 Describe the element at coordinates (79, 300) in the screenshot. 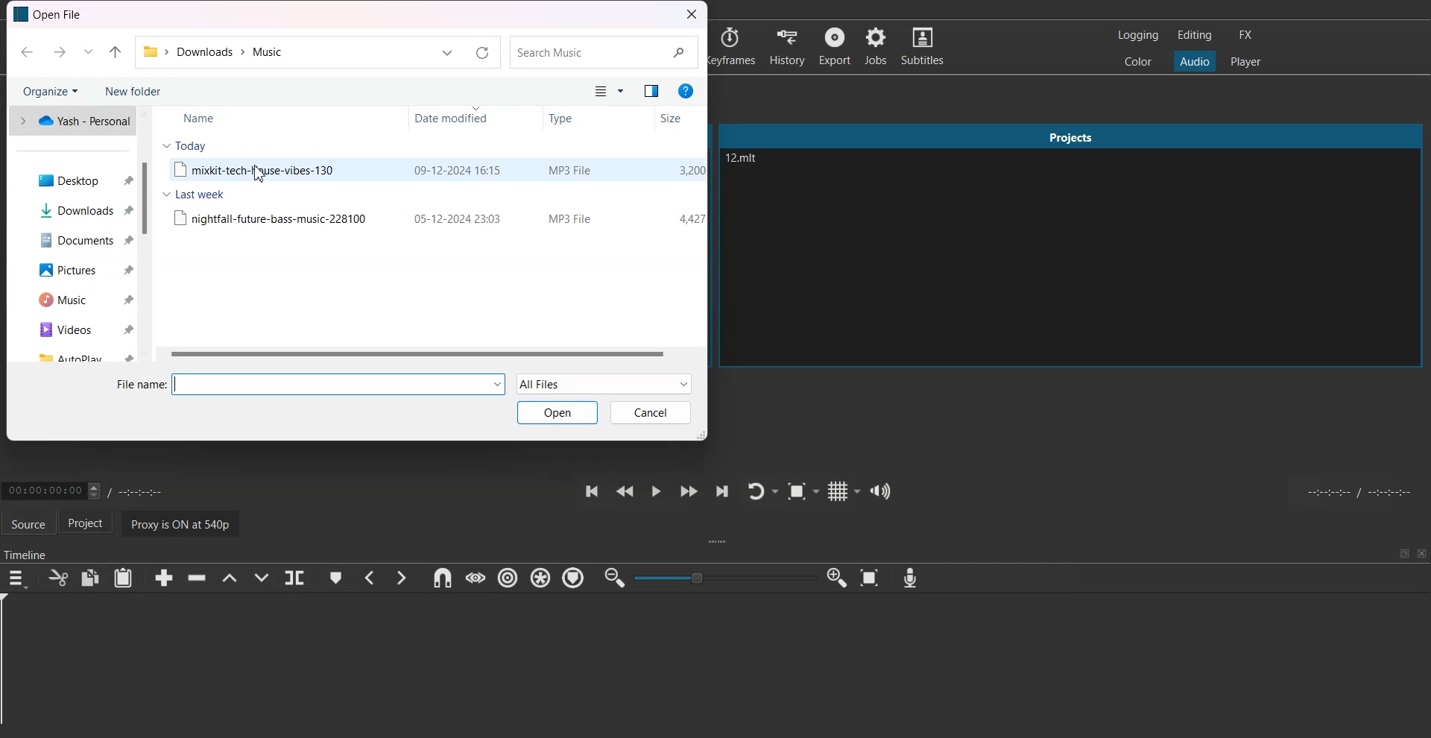

I see `Music` at that location.